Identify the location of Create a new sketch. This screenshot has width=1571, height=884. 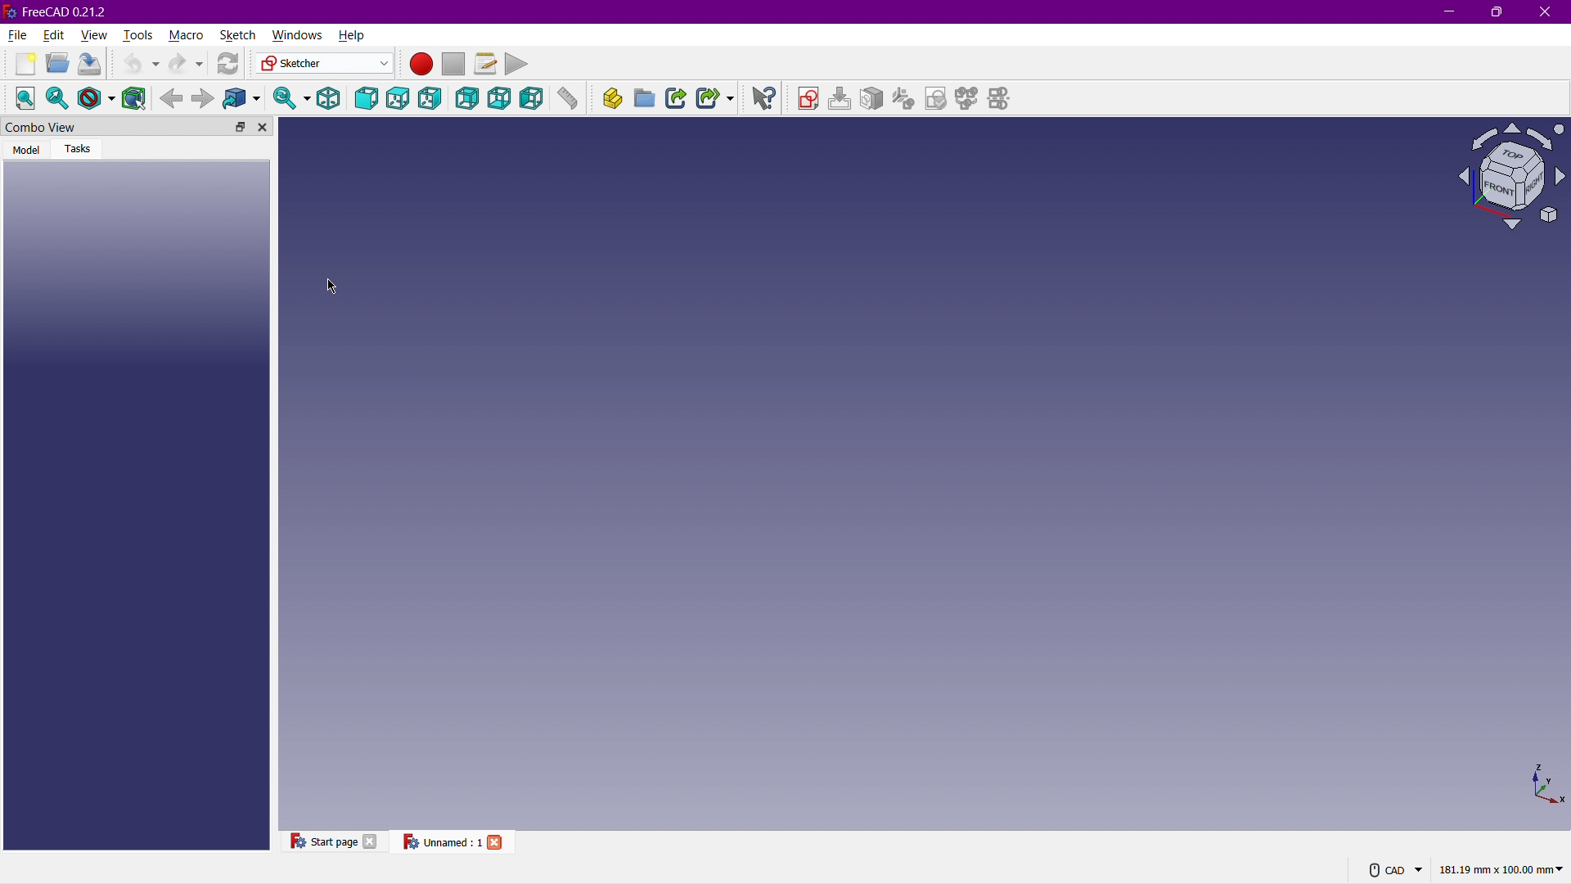
(809, 98).